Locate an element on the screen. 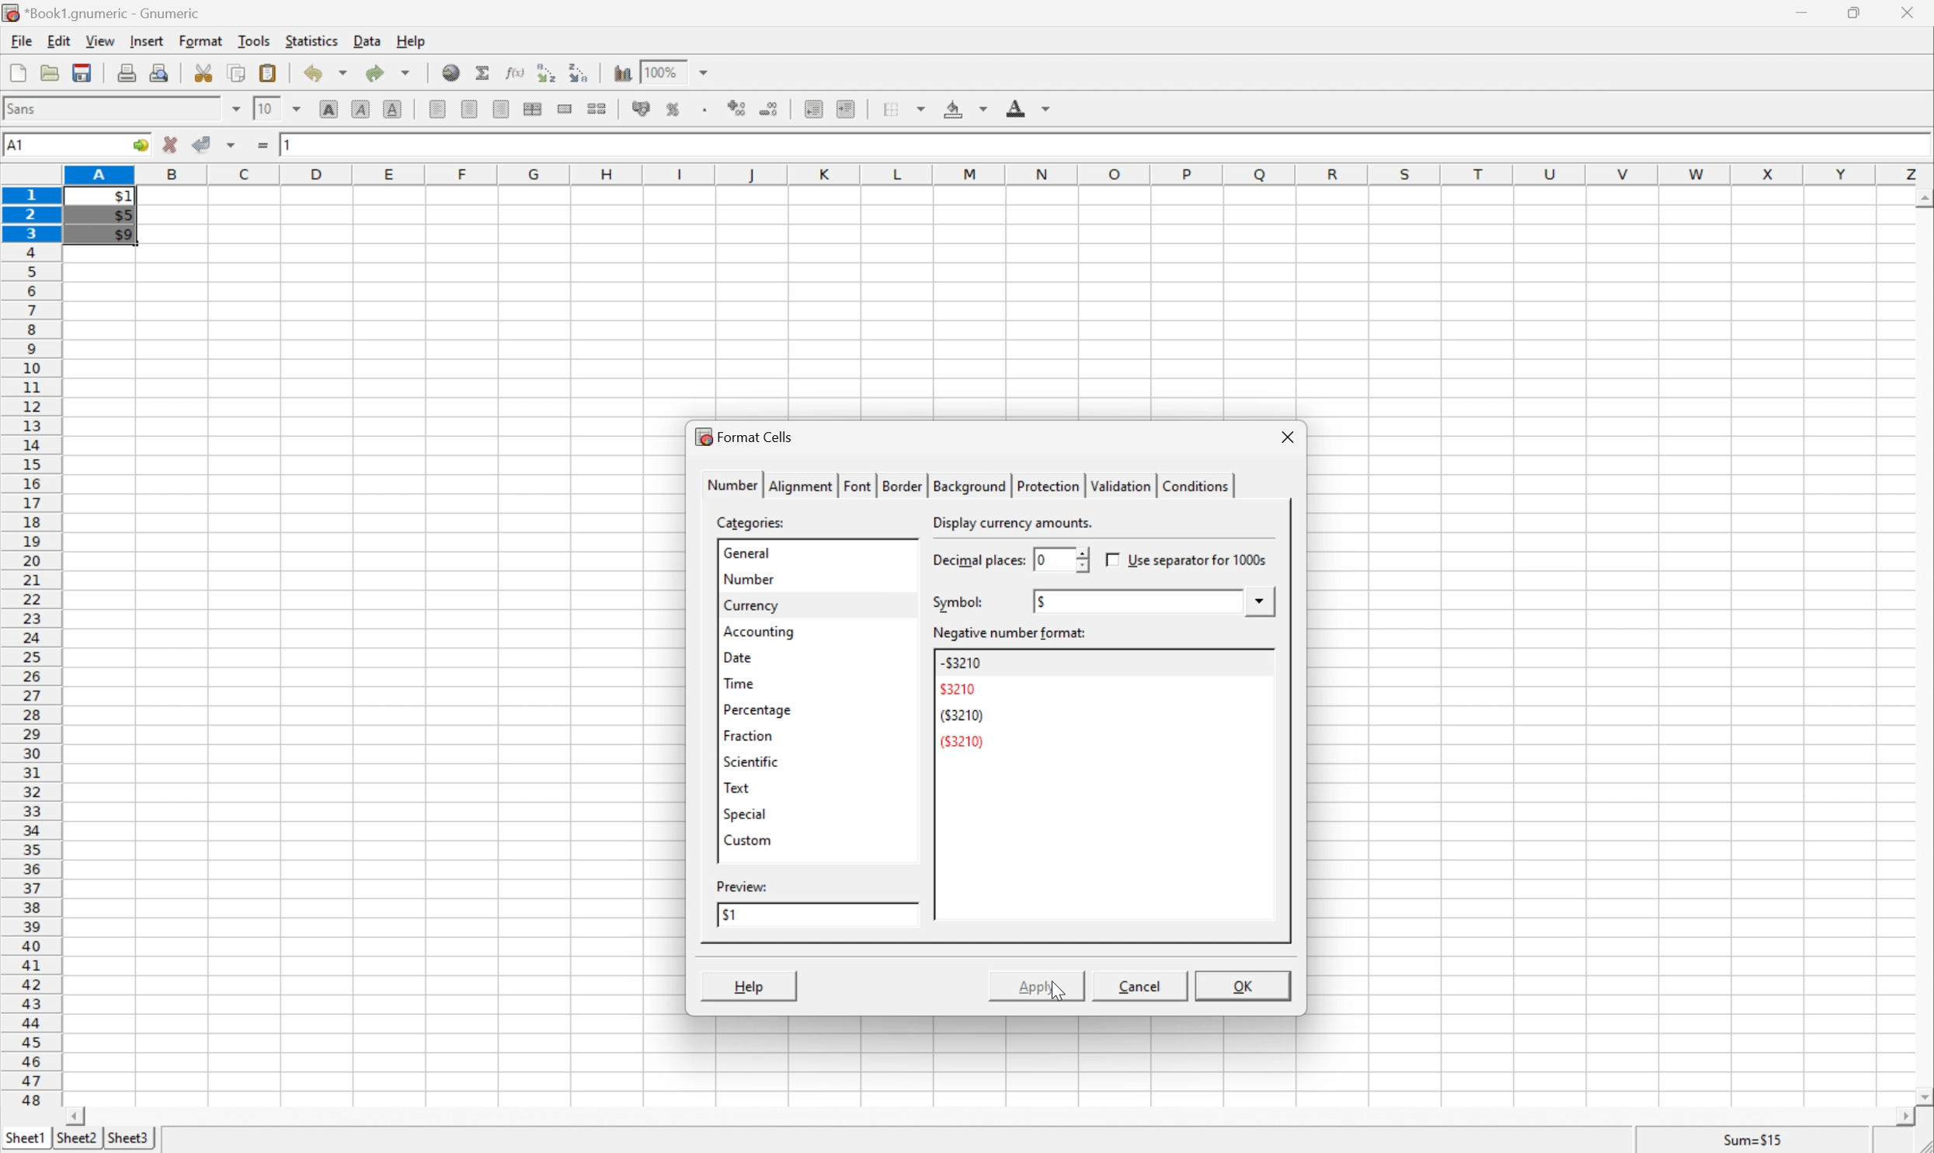 This screenshot has width=1934, height=1153. scroll left is located at coordinates (74, 1117).